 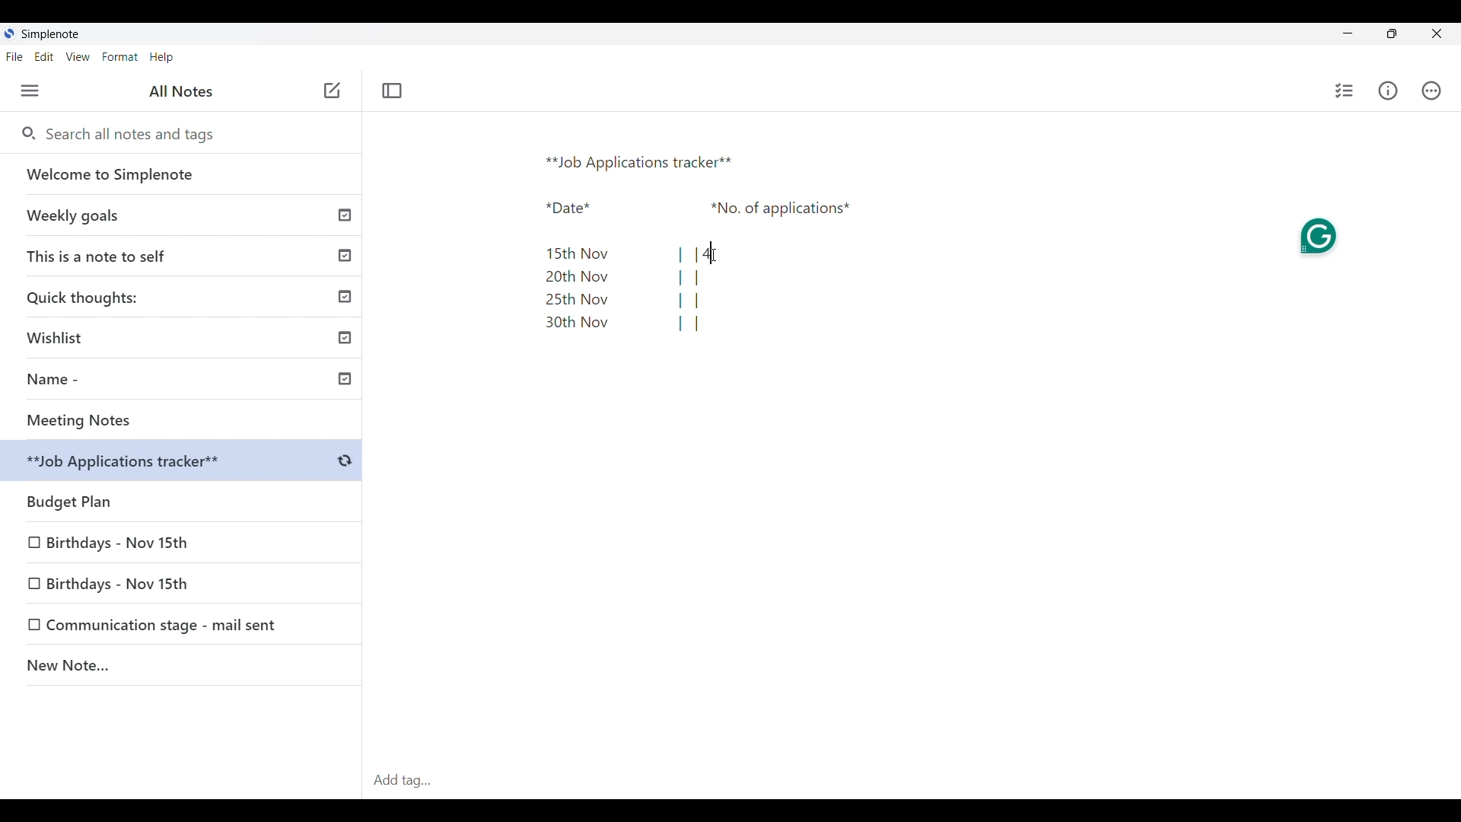 I want to click on Toggle focus mode, so click(x=391, y=91).